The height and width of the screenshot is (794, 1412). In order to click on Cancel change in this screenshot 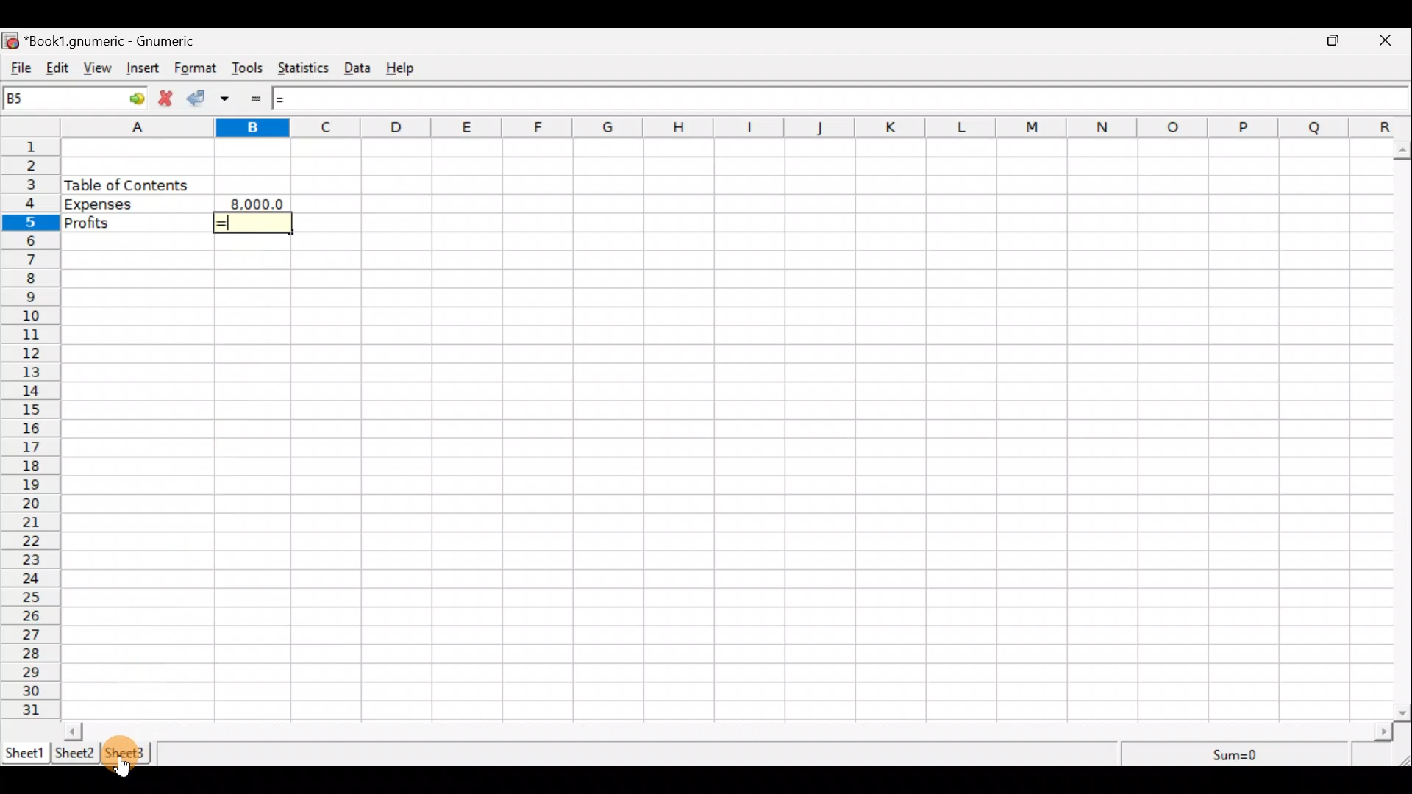, I will do `click(168, 100)`.